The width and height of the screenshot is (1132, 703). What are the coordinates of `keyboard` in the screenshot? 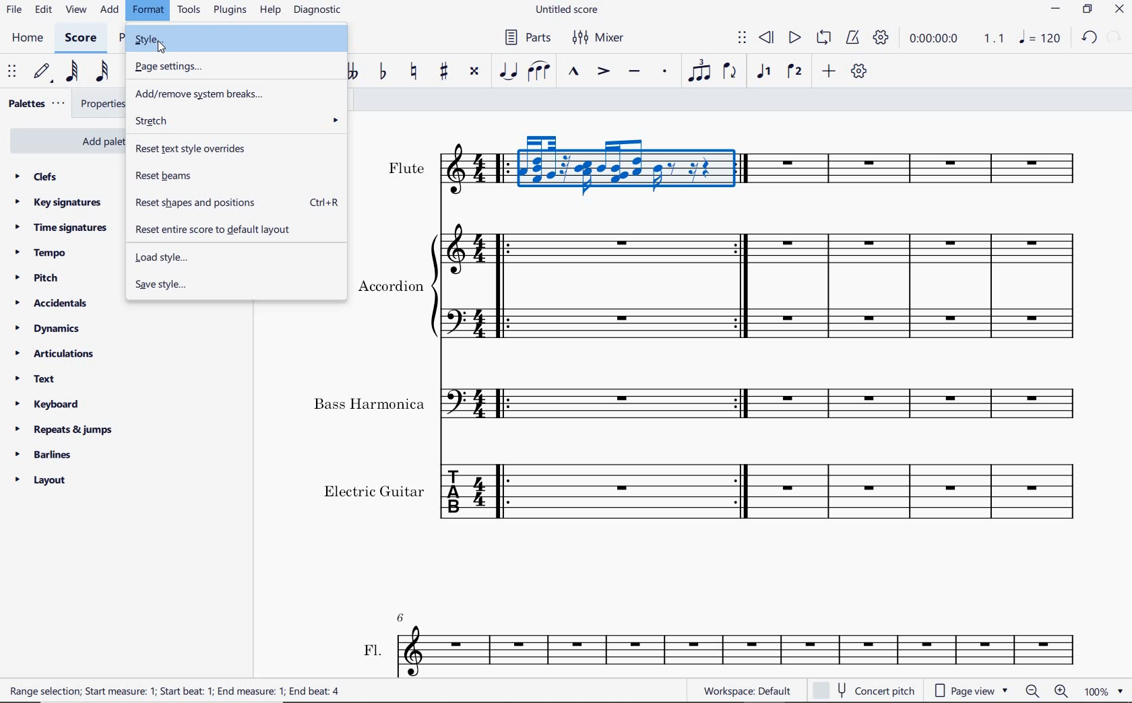 It's located at (49, 404).